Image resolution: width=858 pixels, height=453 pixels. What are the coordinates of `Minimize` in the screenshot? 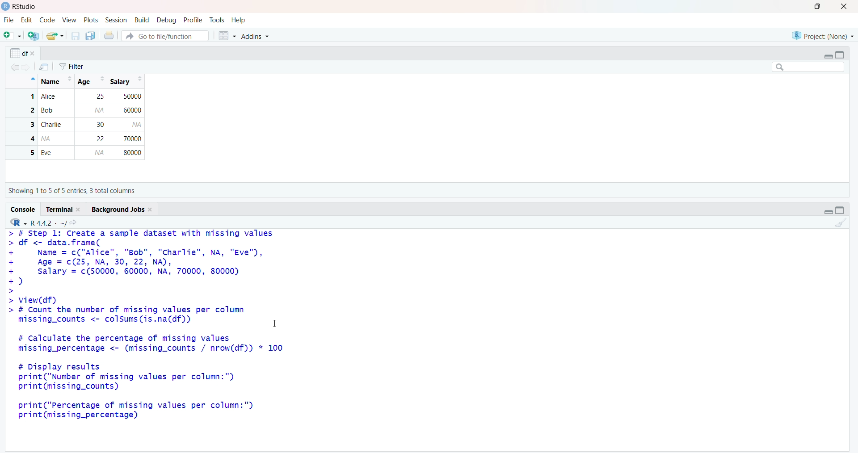 It's located at (827, 56).